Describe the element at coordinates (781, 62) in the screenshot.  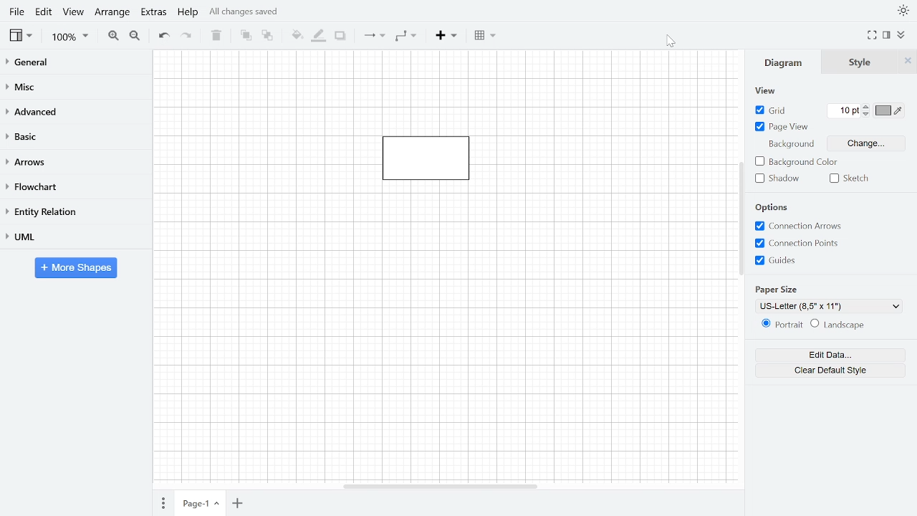
I see `Diagram` at that location.